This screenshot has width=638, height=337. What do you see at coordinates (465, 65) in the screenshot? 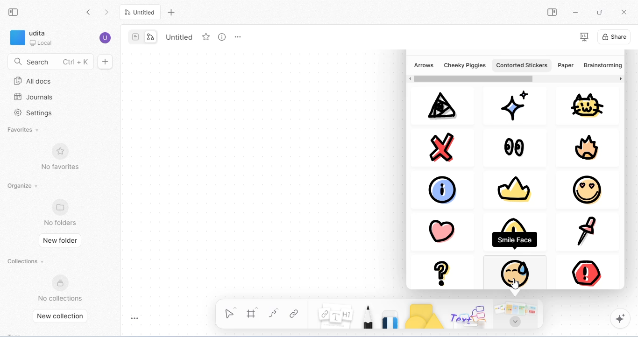
I see `cheeky piggles` at bounding box center [465, 65].